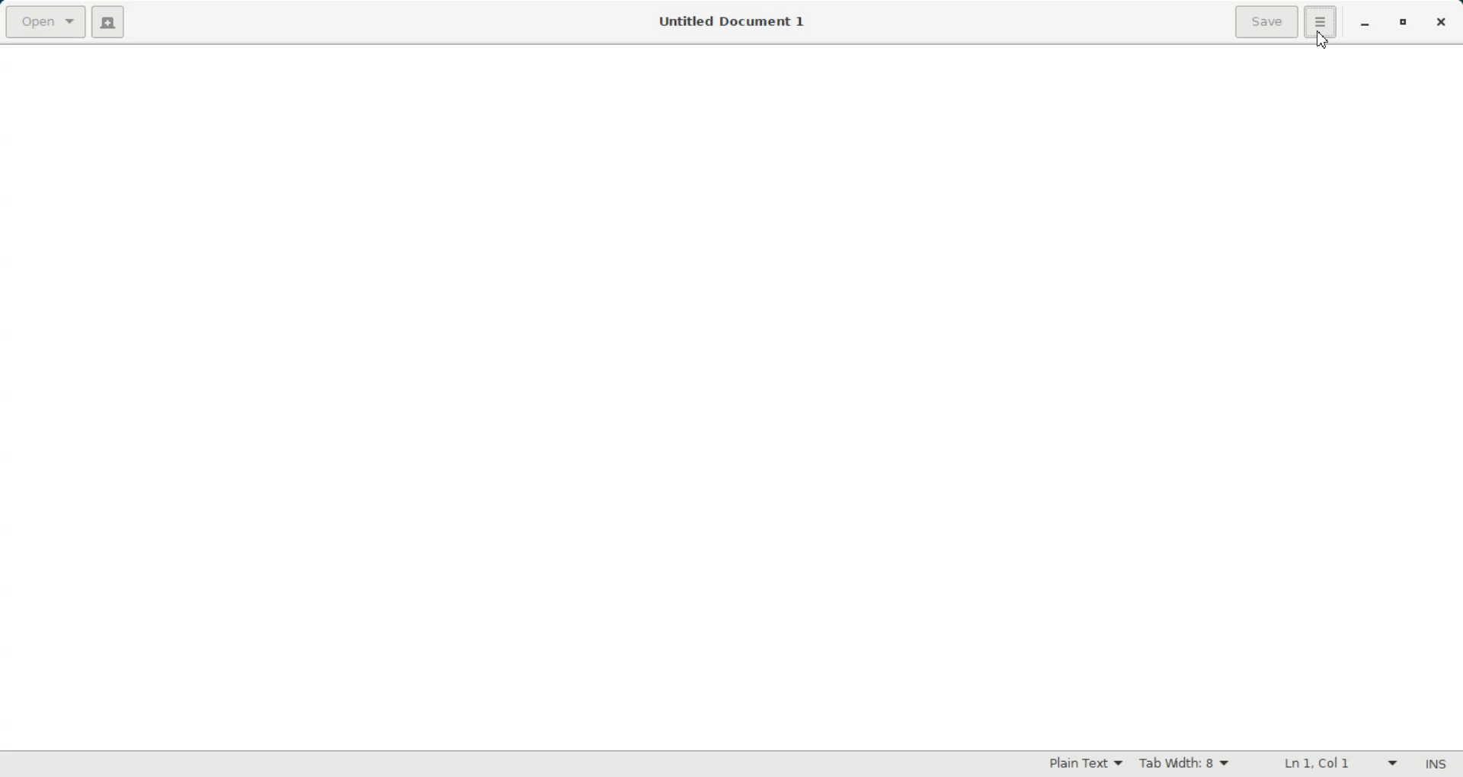 The height and width of the screenshot is (777, 1463). I want to click on Plain Text, so click(1084, 763).